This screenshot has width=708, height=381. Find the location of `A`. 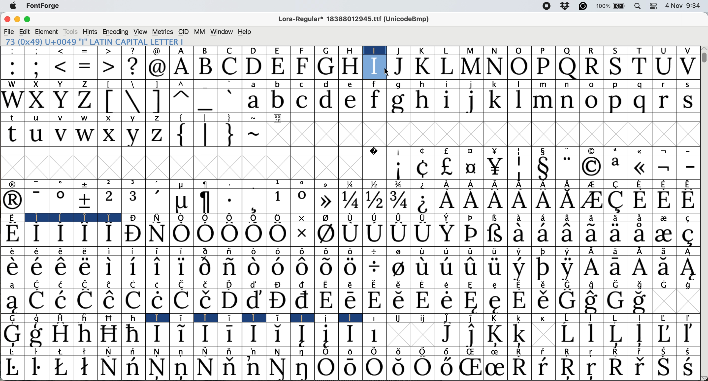

A is located at coordinates (181, 67).